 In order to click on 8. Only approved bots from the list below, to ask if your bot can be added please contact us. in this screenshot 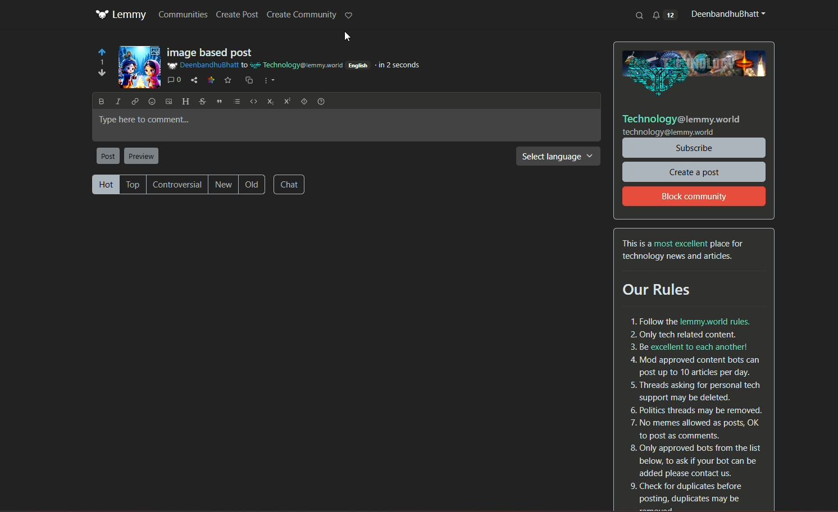, I will do `click(696, 459)`.